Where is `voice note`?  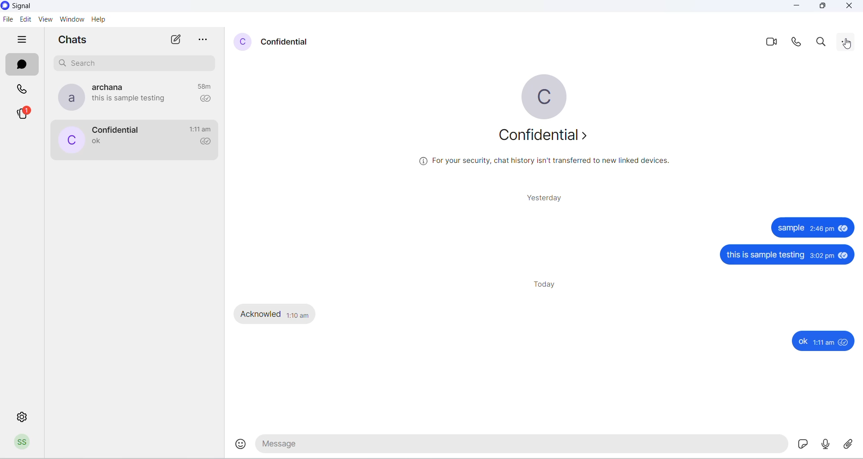 voice note is located at coordinates (827, 445).